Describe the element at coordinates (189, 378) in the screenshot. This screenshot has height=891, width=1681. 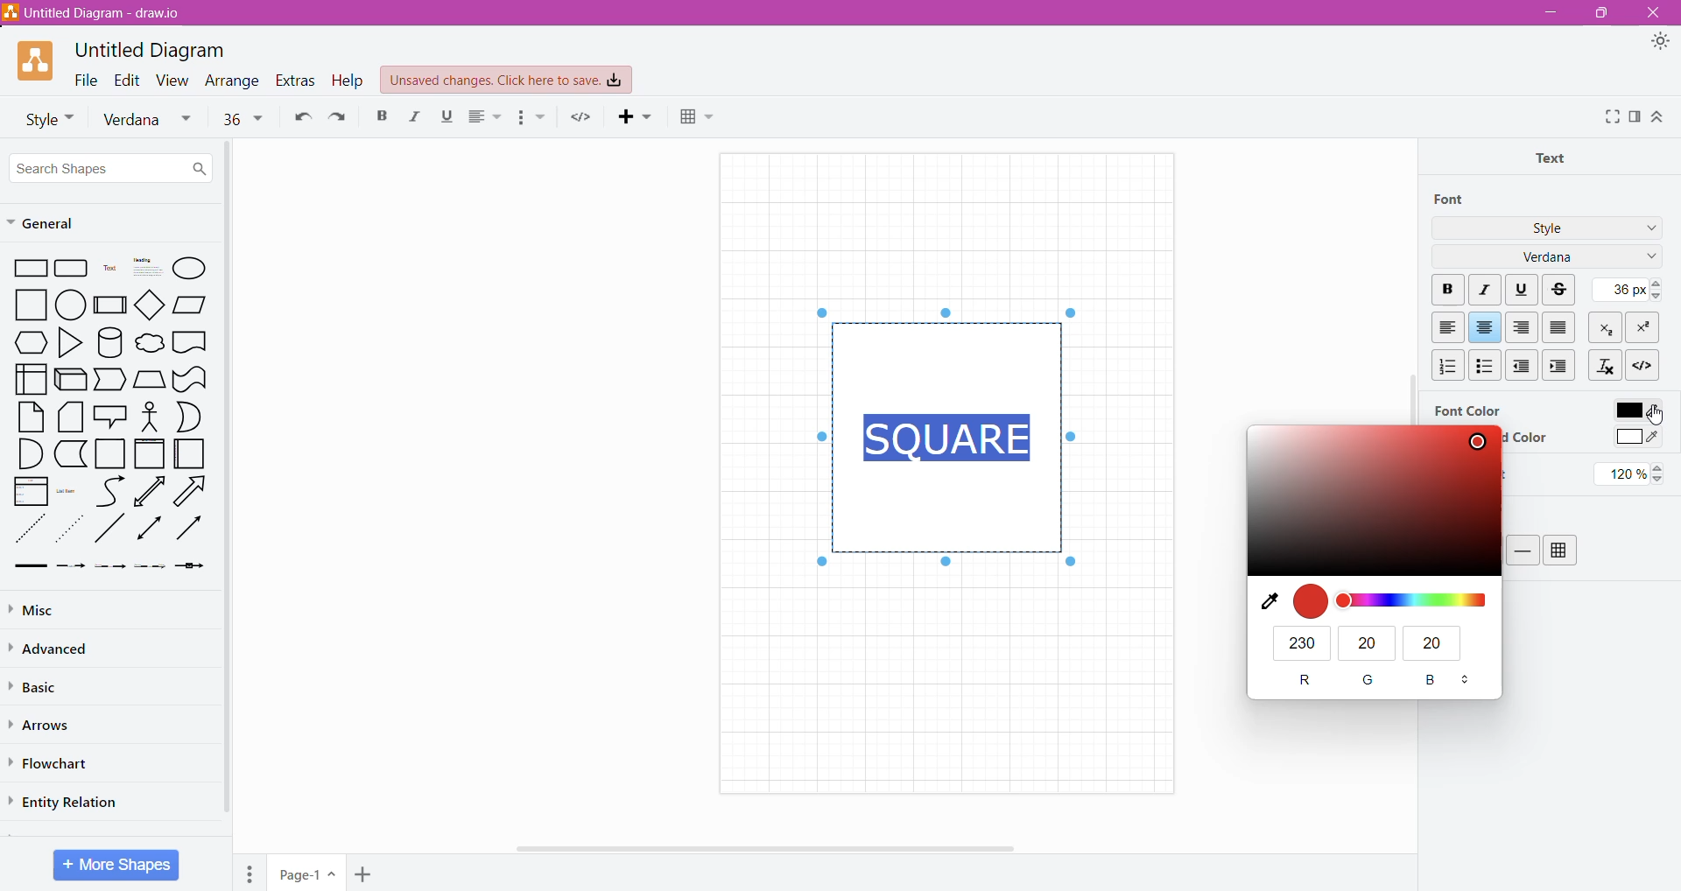
I see `Curved Rectangle` at that location.